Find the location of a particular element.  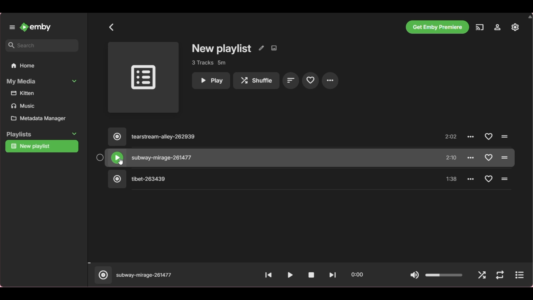

Go to previous song is located at coordinates (268, 275).